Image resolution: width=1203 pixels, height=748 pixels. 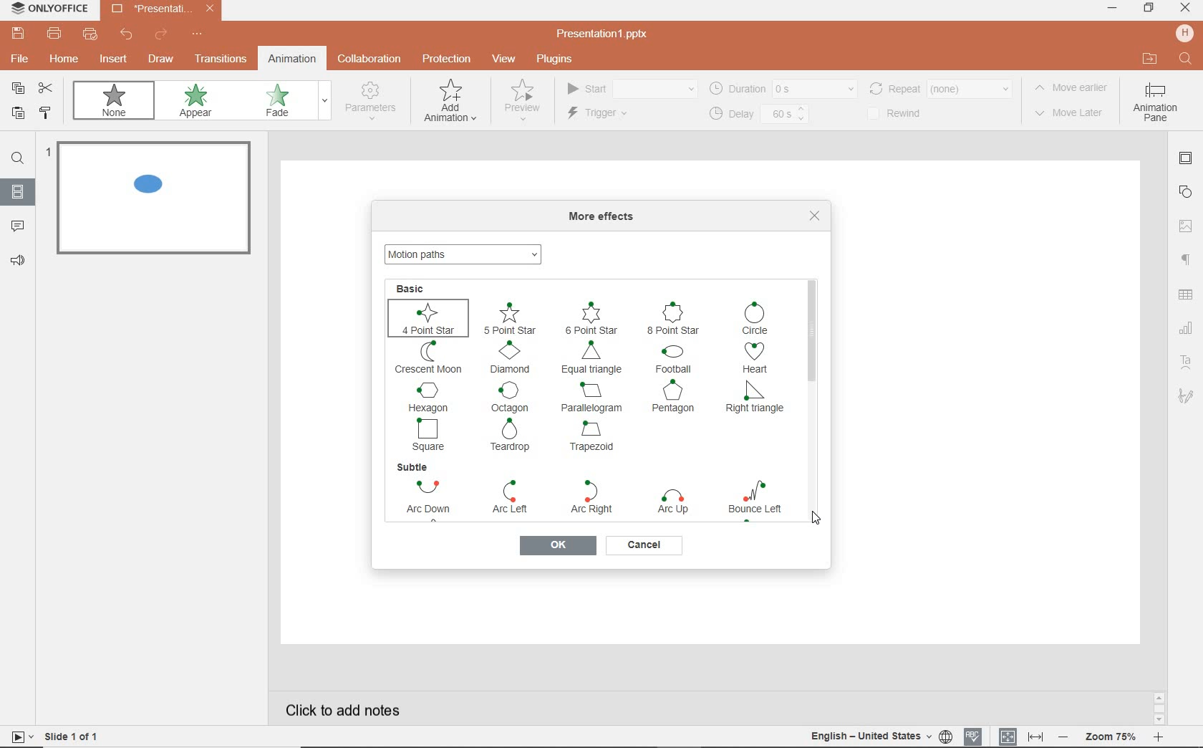 I want to click on feedback & support, so click(x=19, y=262).